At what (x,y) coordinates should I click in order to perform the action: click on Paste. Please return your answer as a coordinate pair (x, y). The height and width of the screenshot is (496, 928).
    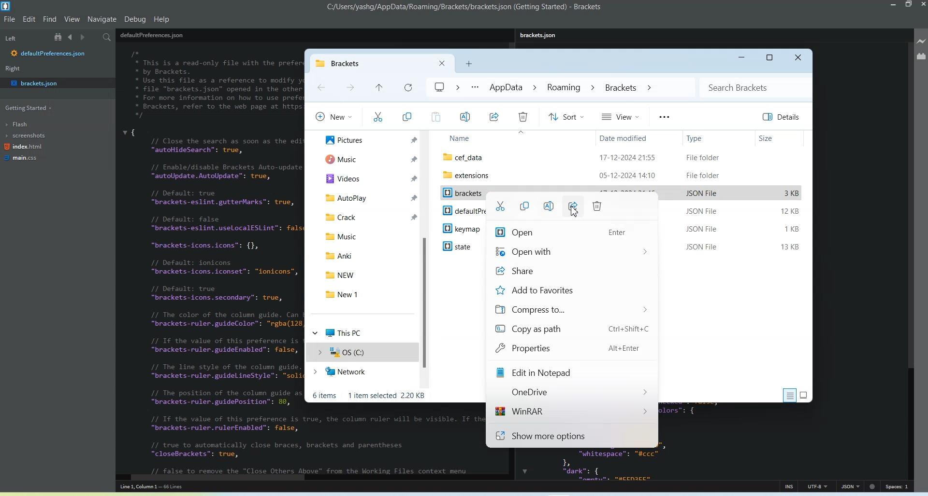
    Looking at the image, I should click on (435, 117).